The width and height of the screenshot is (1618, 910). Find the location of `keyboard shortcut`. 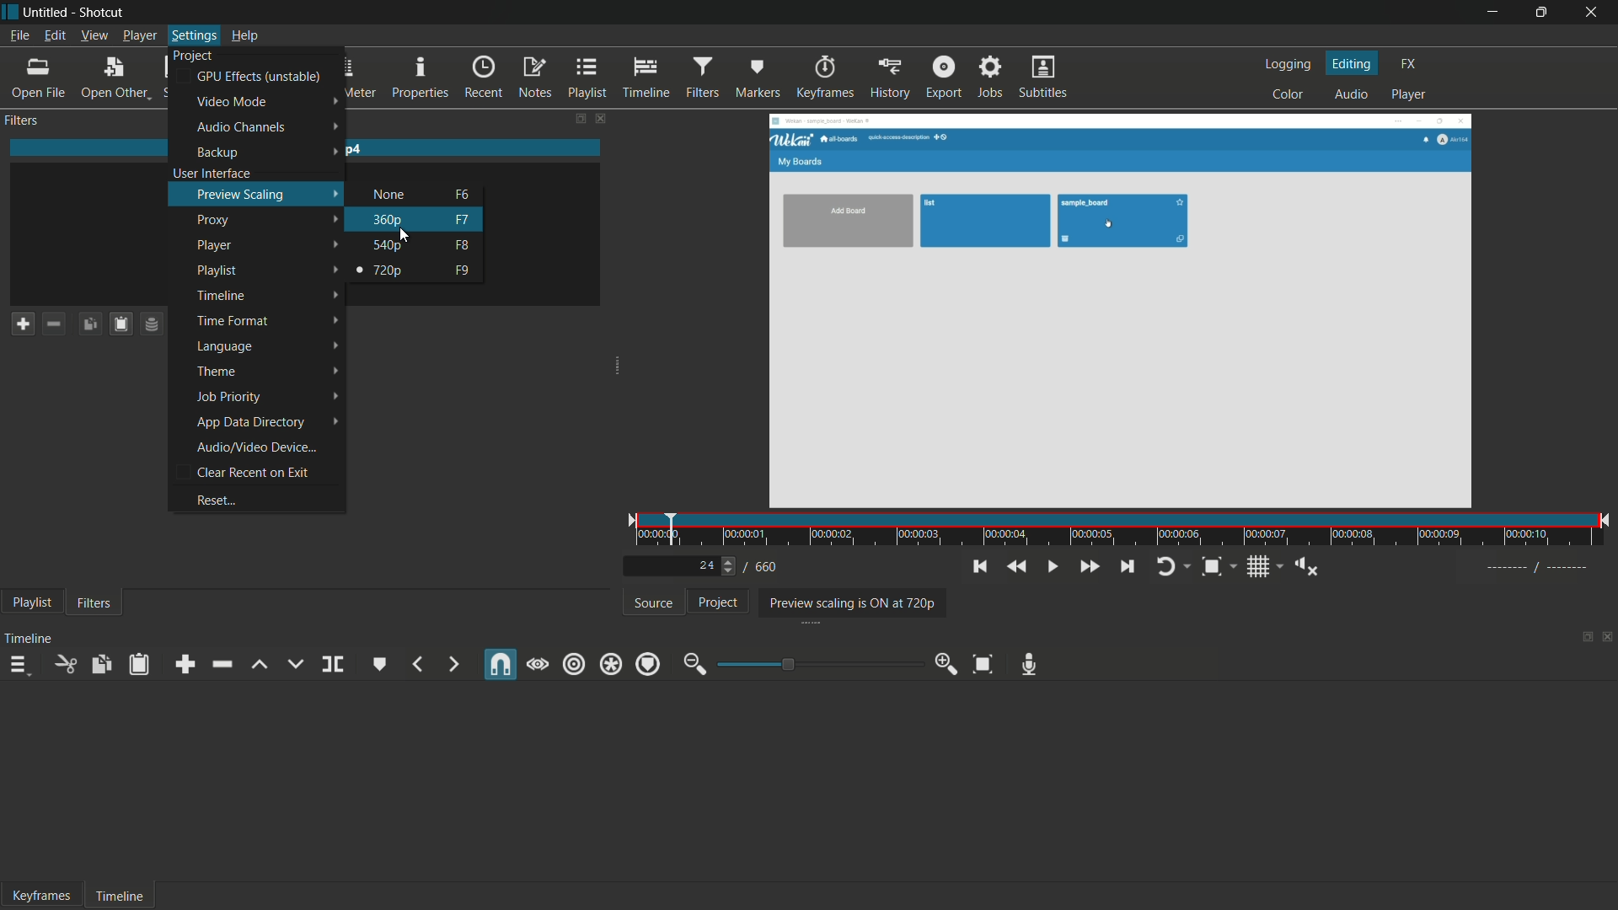

keyboard shortcut is located at coordinates (462, 271).